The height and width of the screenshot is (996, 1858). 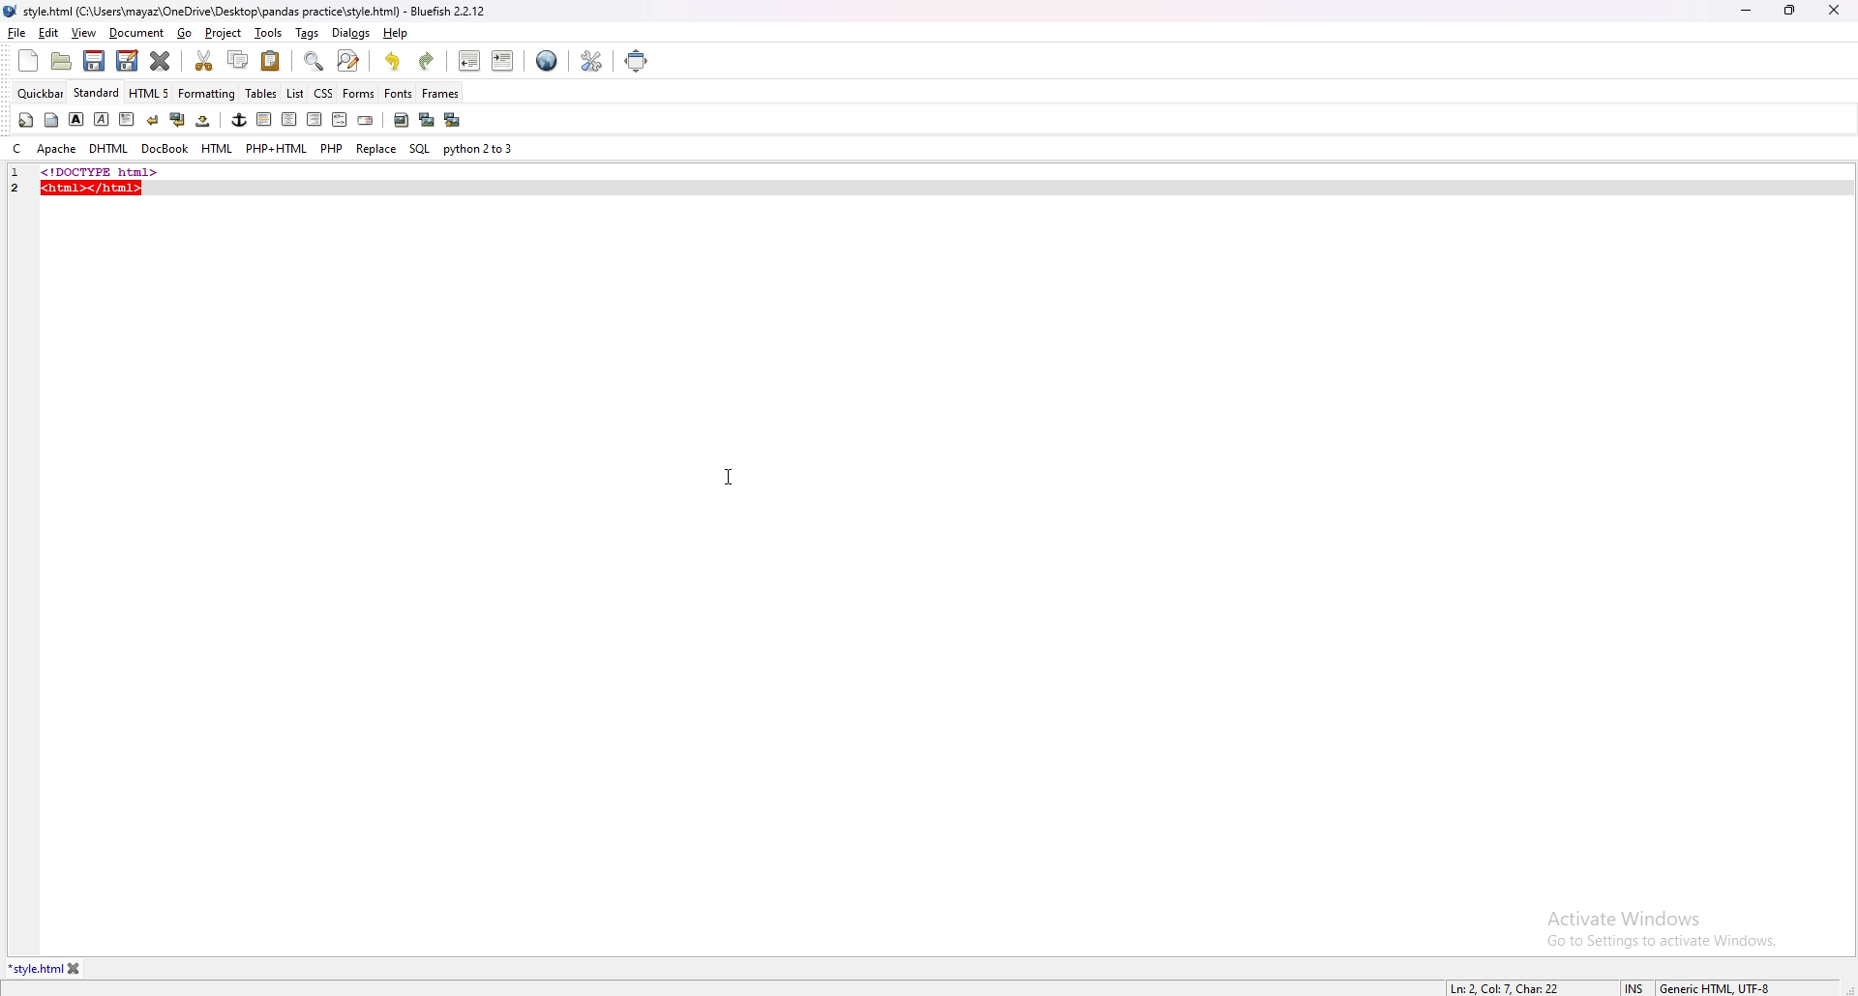 What do you see at coordinates (98, 93) in the screenshot?
I see `standard` at bounding box center [98, 93].